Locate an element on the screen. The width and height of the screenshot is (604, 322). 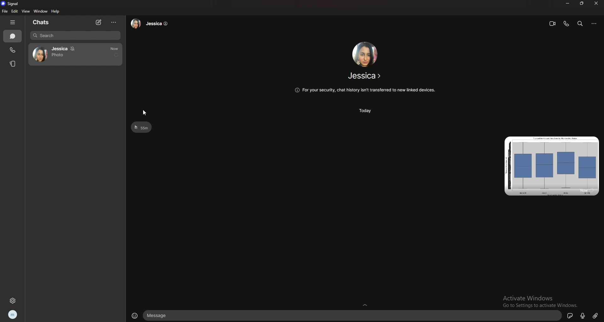
sent photo is located at coordinates (552, 166).